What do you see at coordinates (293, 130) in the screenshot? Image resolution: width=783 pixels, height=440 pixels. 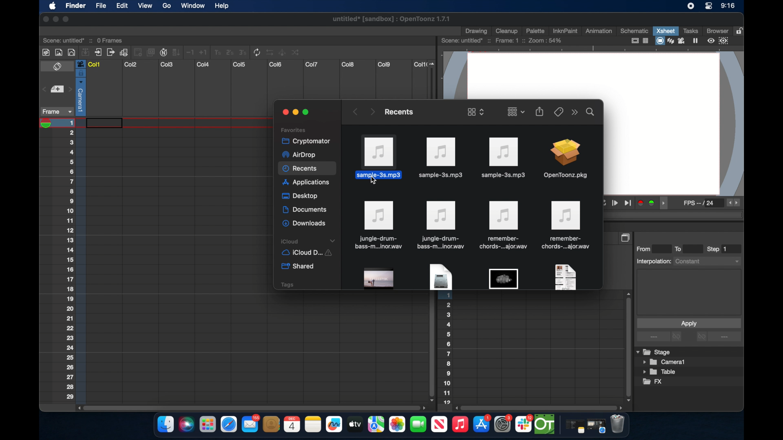 I see `favorites` at bounding box center [293, 130].